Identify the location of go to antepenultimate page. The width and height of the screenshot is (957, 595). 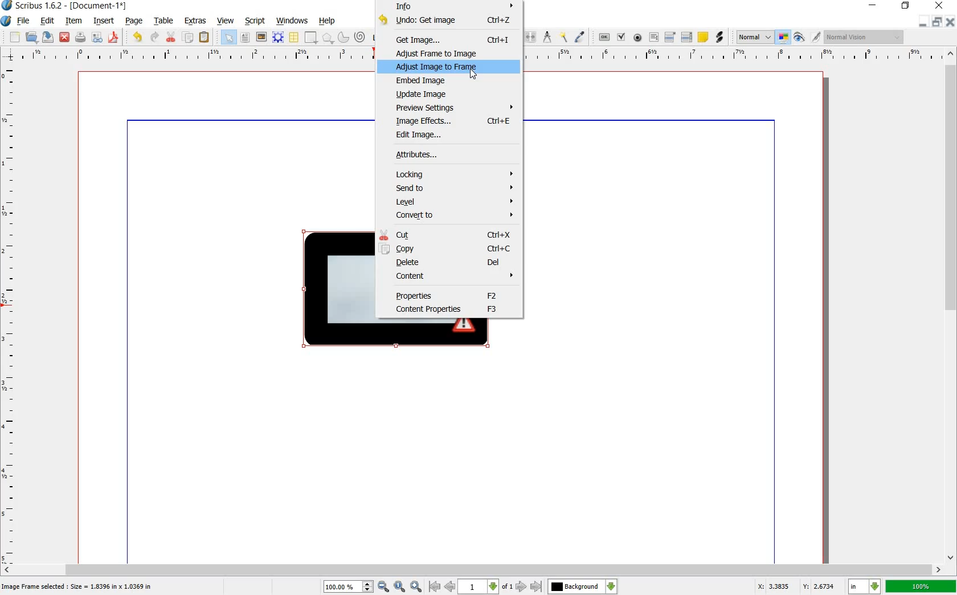
(435, 586).